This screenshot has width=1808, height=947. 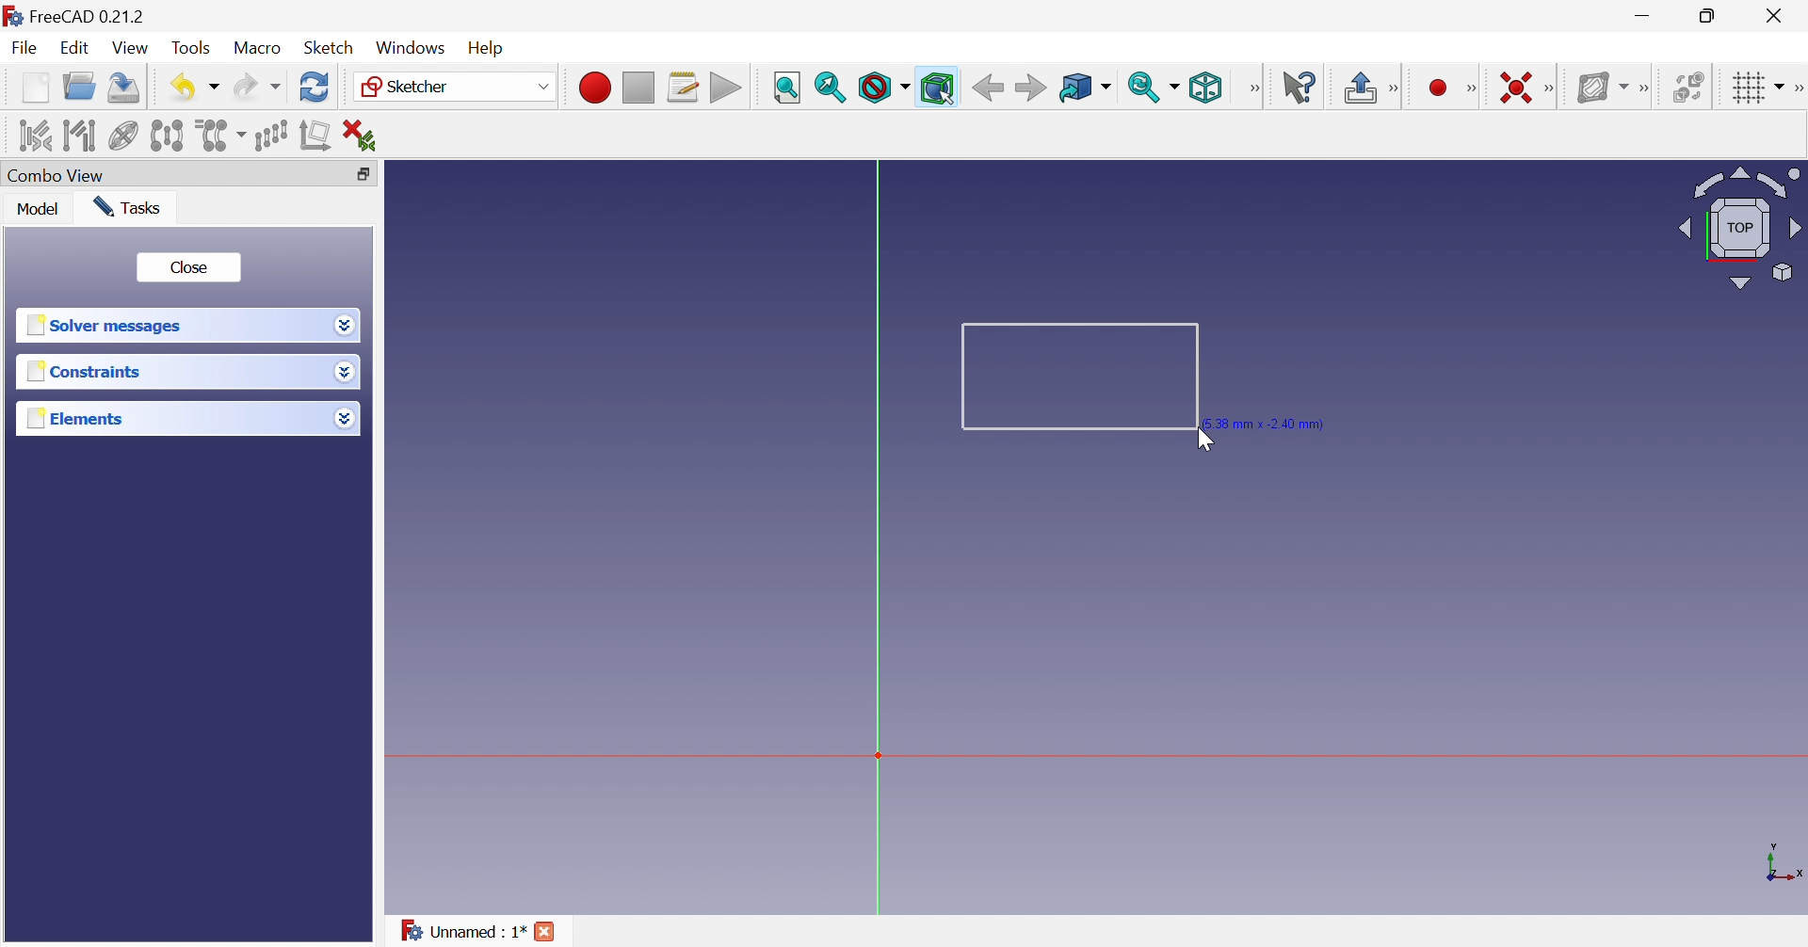 I want to click on Fit selection, so click(x=831, y=87).